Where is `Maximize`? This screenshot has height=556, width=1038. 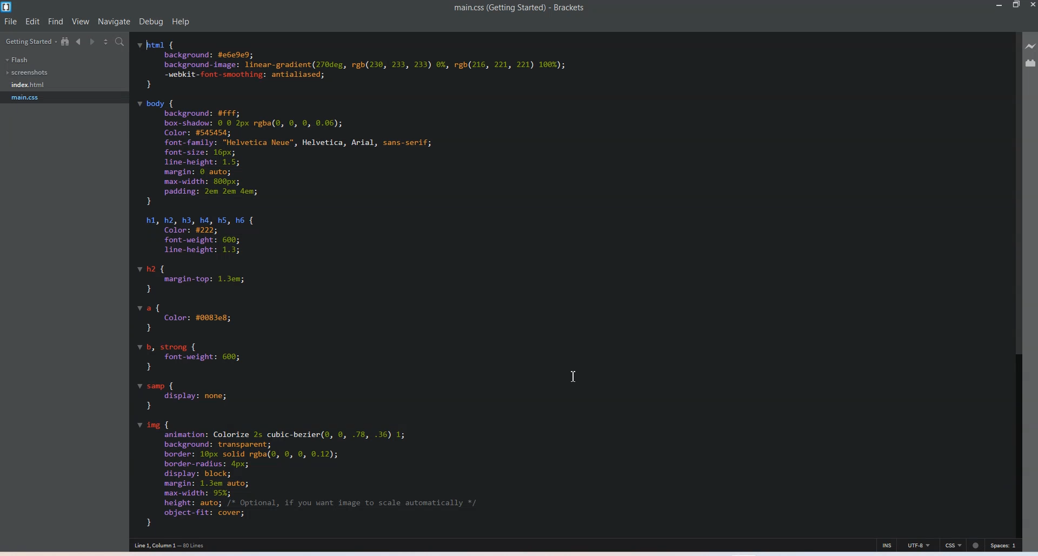 Maximize is located at coordinates (1017, 5).